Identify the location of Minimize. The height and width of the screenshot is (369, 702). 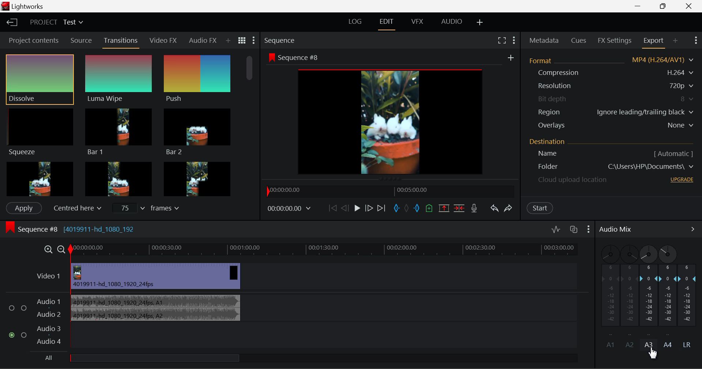
(665, 6).